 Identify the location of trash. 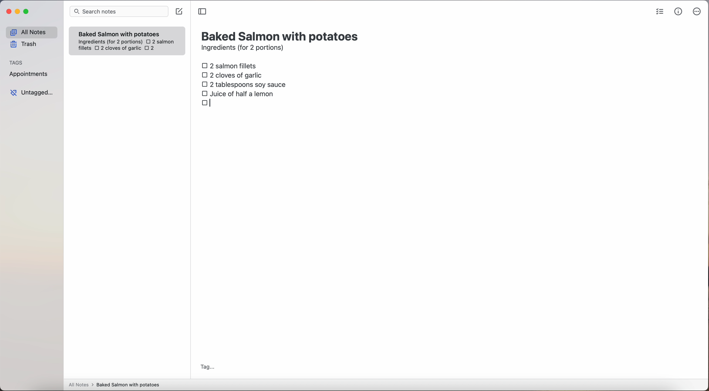
(25, 44).